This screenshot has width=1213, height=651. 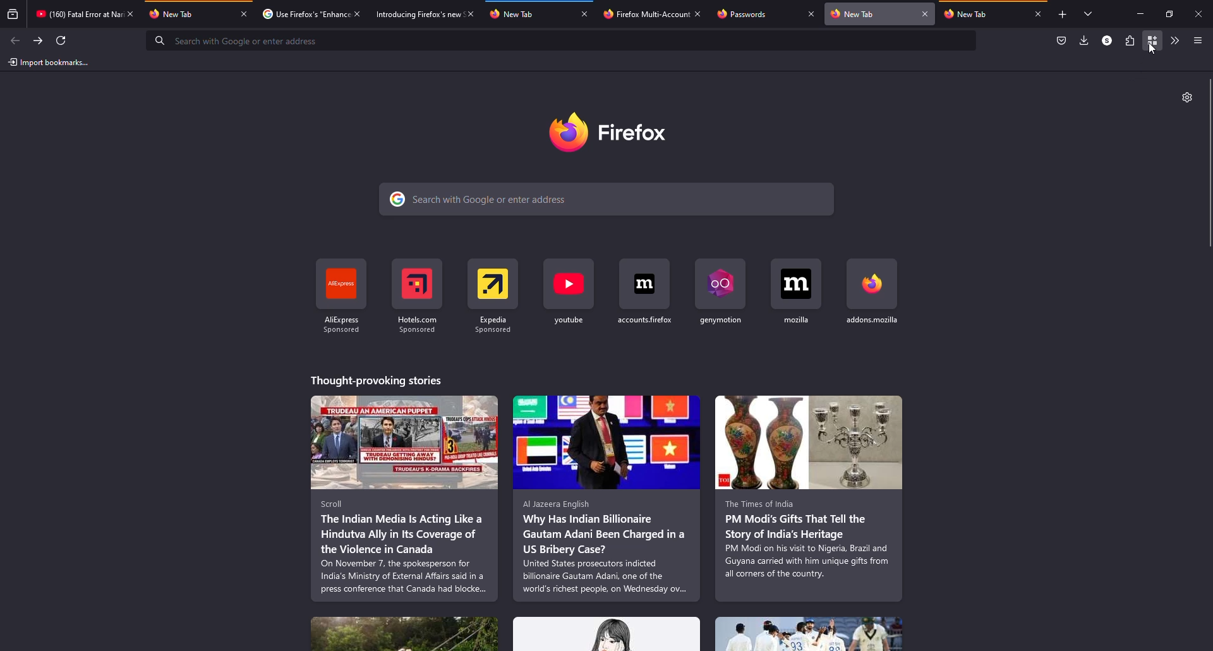 I want to click on import, so click(x=49, y=63).